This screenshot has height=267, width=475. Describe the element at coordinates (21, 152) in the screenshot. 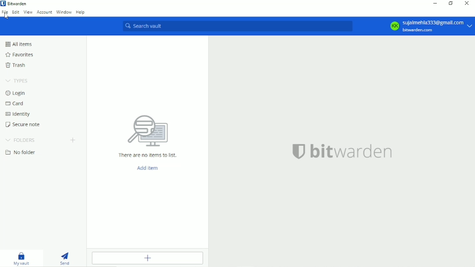

I see `No folder` at that location.